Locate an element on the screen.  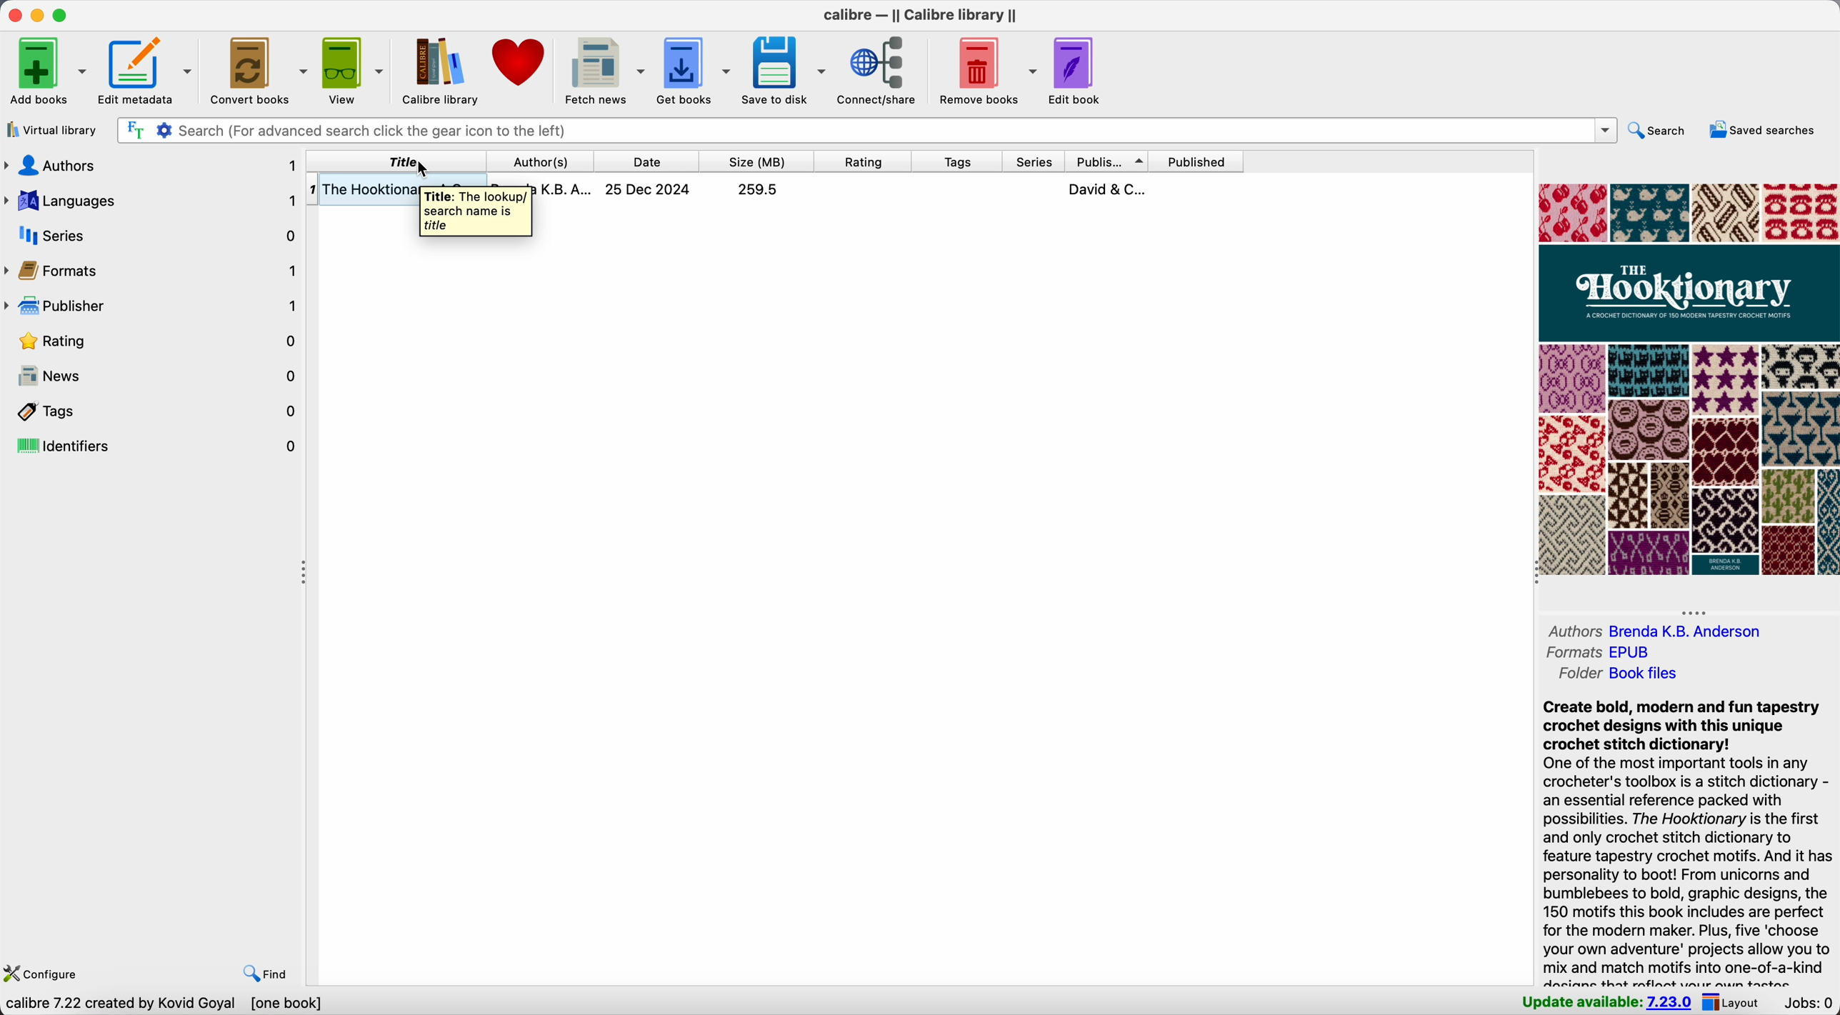
author(s) is located at coordinates (539, 161).